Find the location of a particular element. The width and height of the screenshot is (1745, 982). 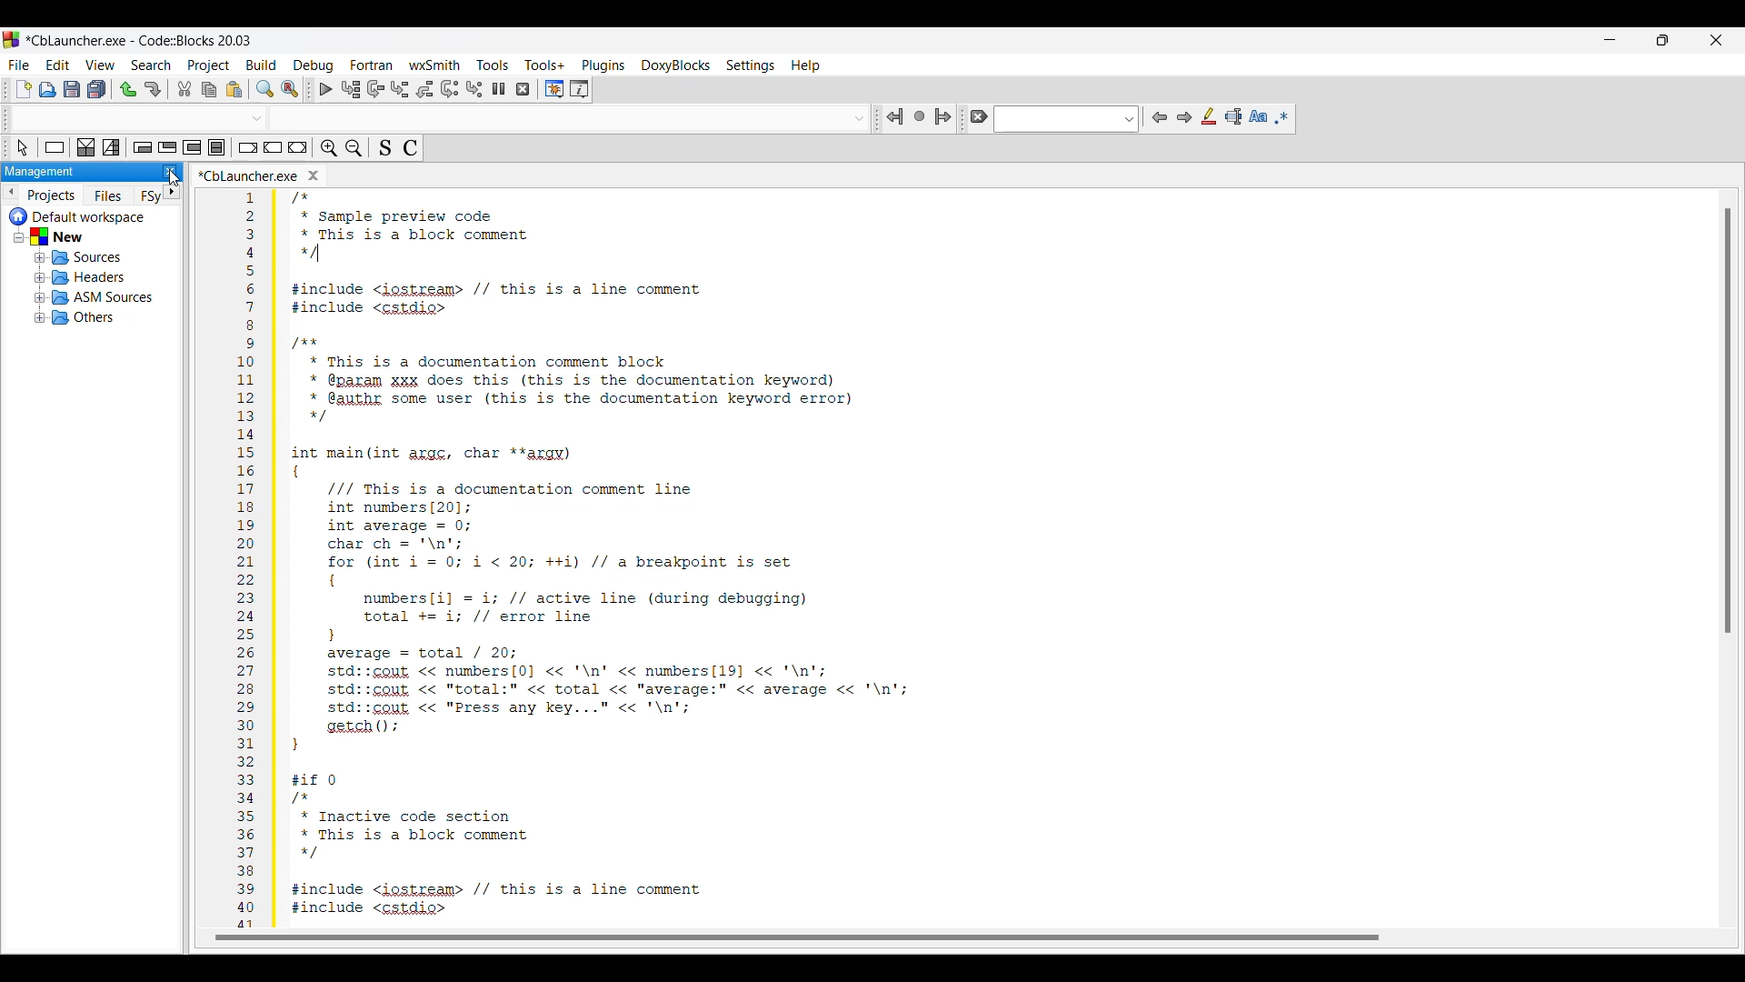

Toggle source is located at coordinates (384, 148).